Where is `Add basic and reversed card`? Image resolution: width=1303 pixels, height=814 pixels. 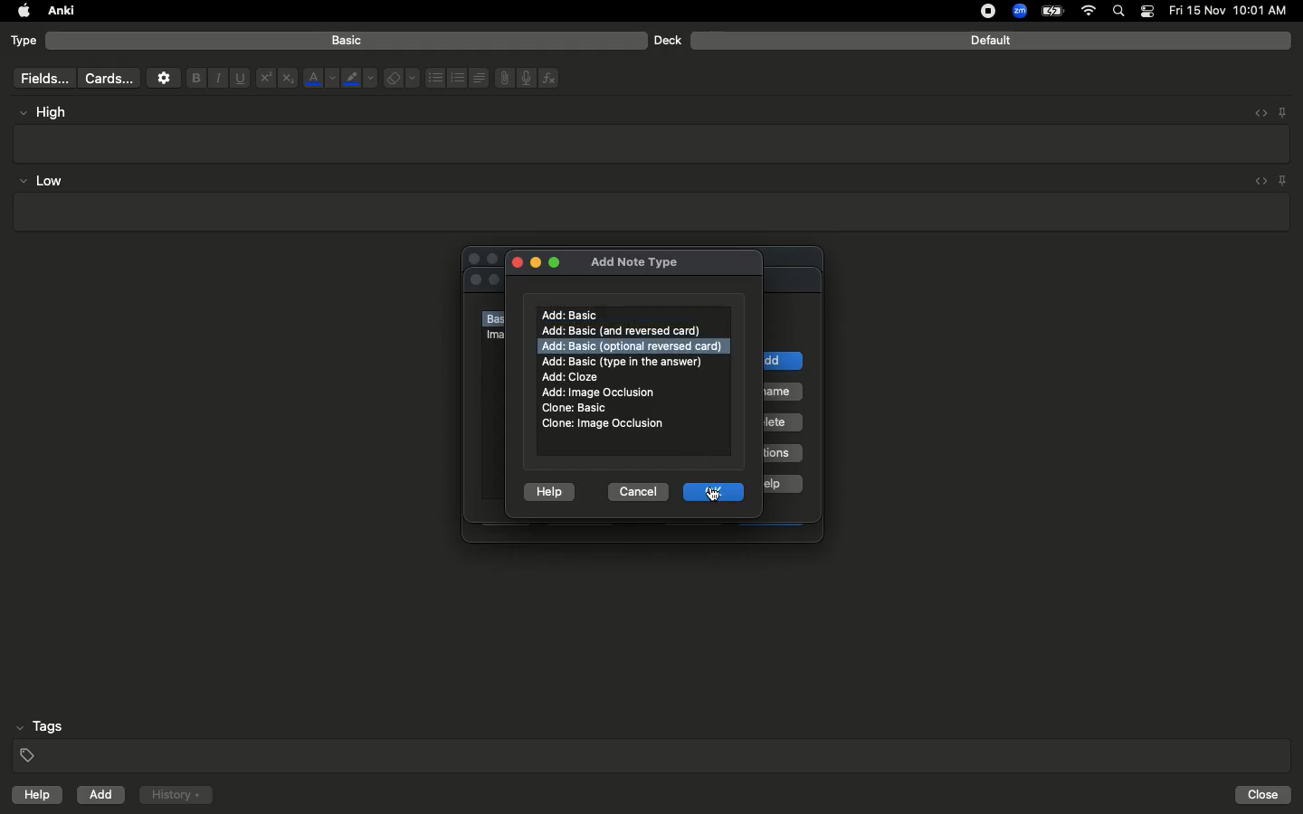
Add basic and reversed card is located at coordinates (631, 331).